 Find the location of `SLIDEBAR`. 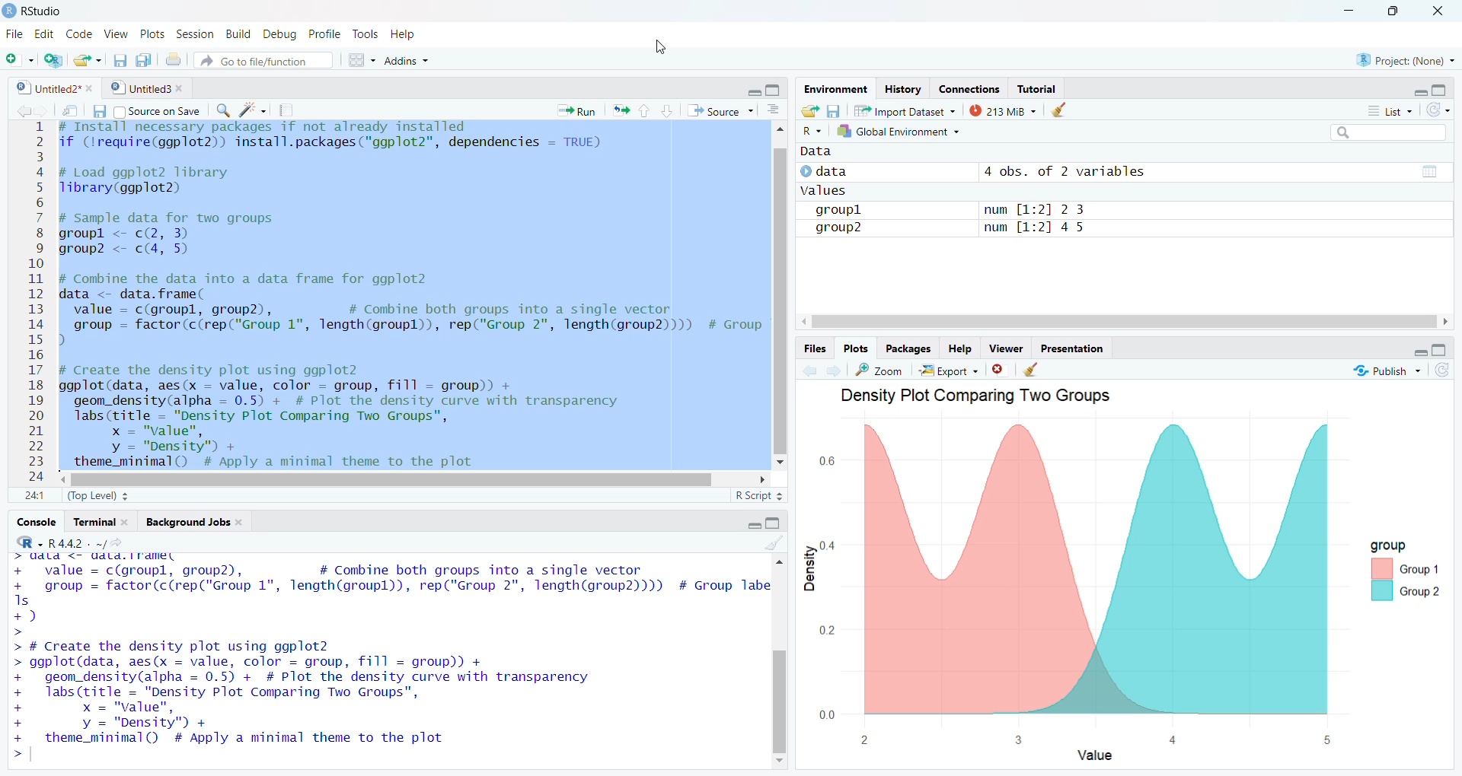

SLIDEBAR is located at coordinates (397, 479).